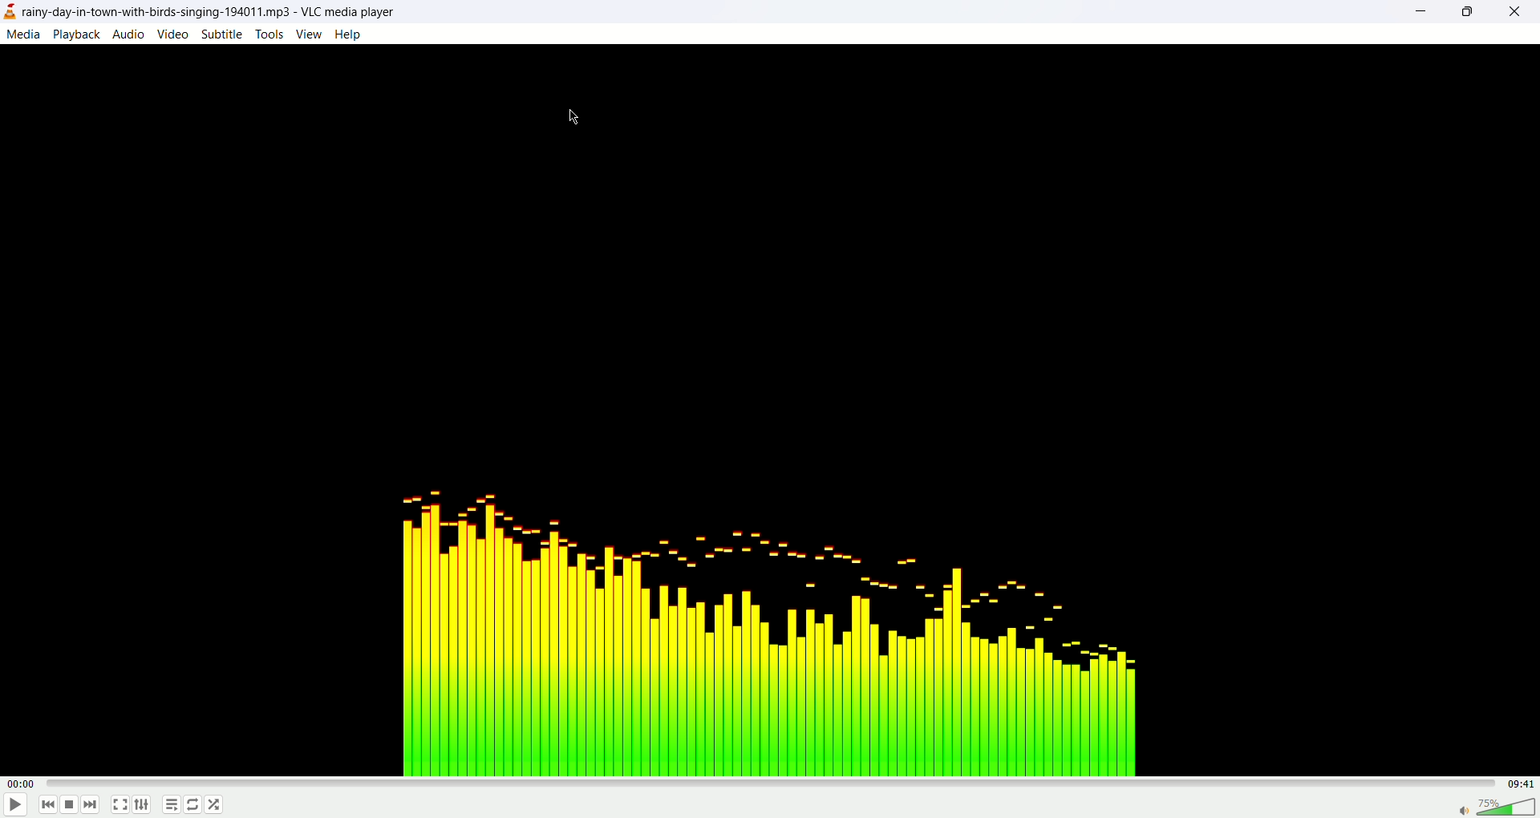 Image resolution: width=1540 pixels, height=818 pixels. I want to click on playback, so click(77, 34).